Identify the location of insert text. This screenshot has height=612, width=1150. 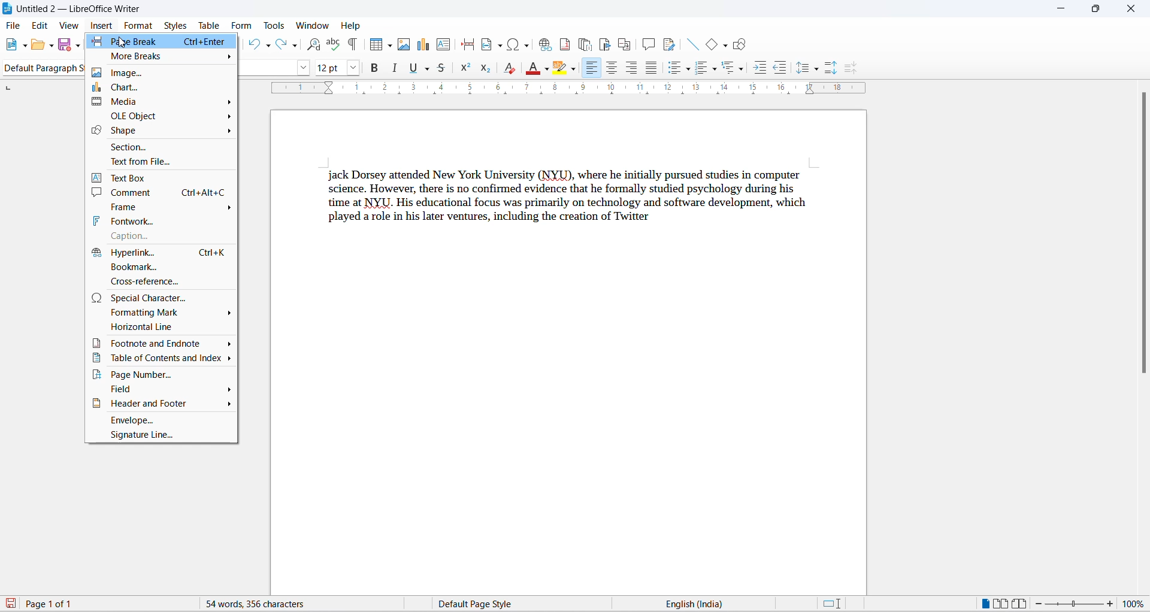
(444, 44).